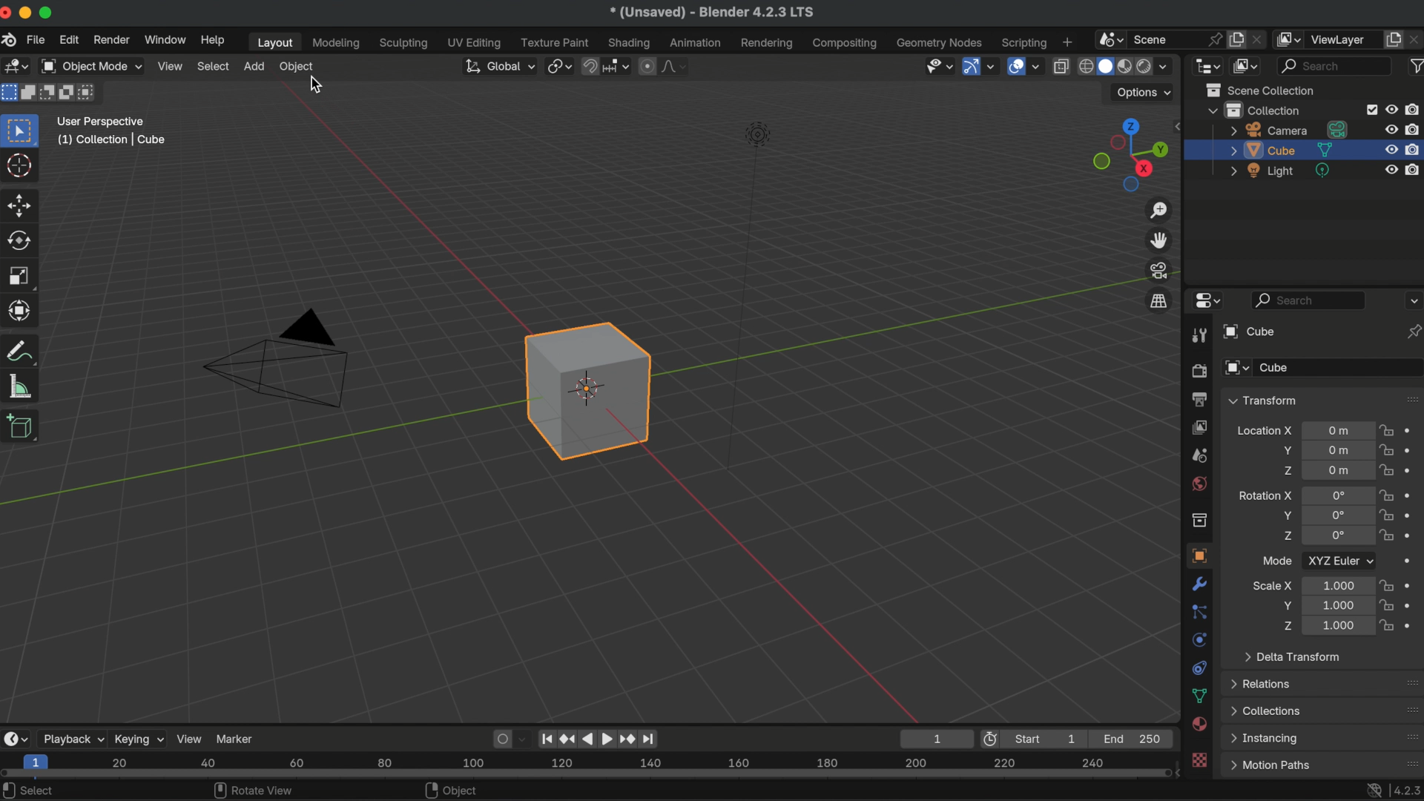  Describe the element at coordinates (164, 39) in the screenshot. I see `window` at that location.